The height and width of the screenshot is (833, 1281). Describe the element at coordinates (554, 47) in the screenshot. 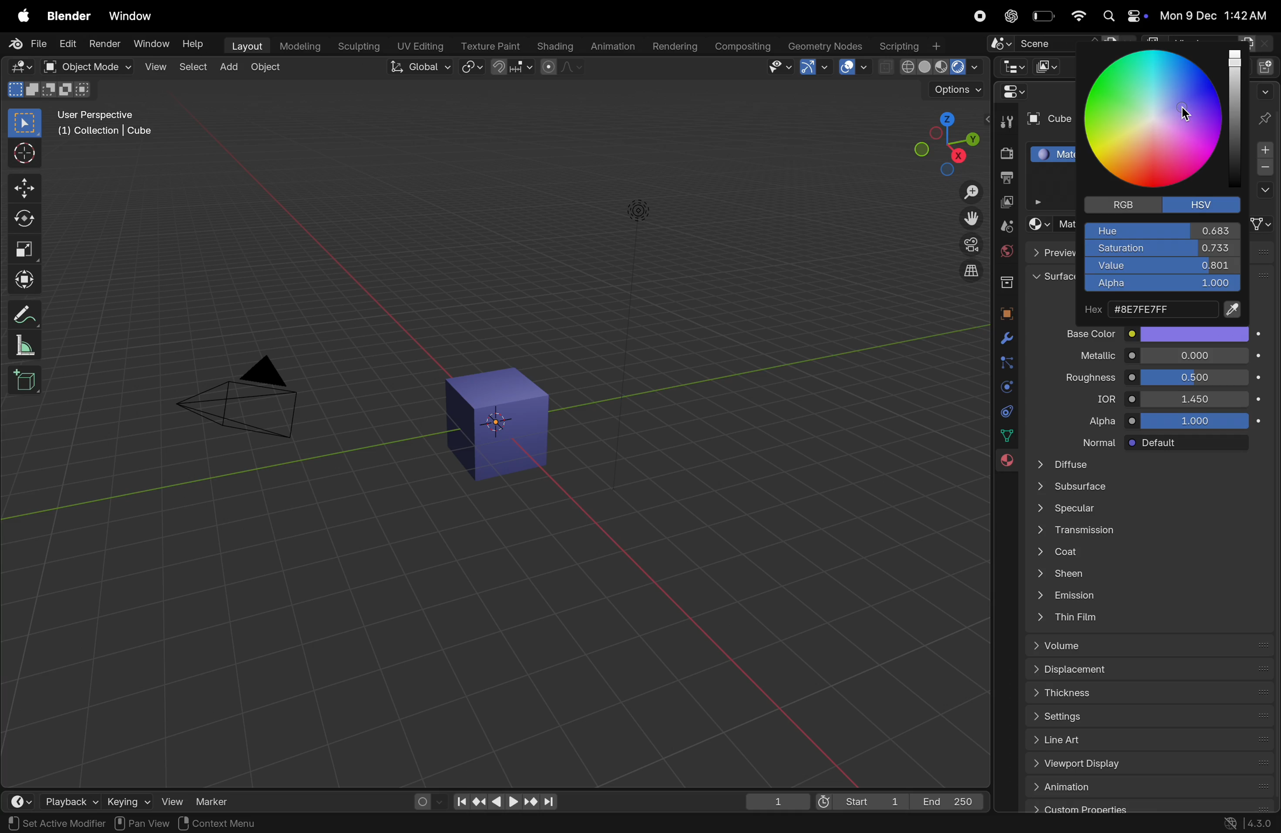

I see `shading` at that location.